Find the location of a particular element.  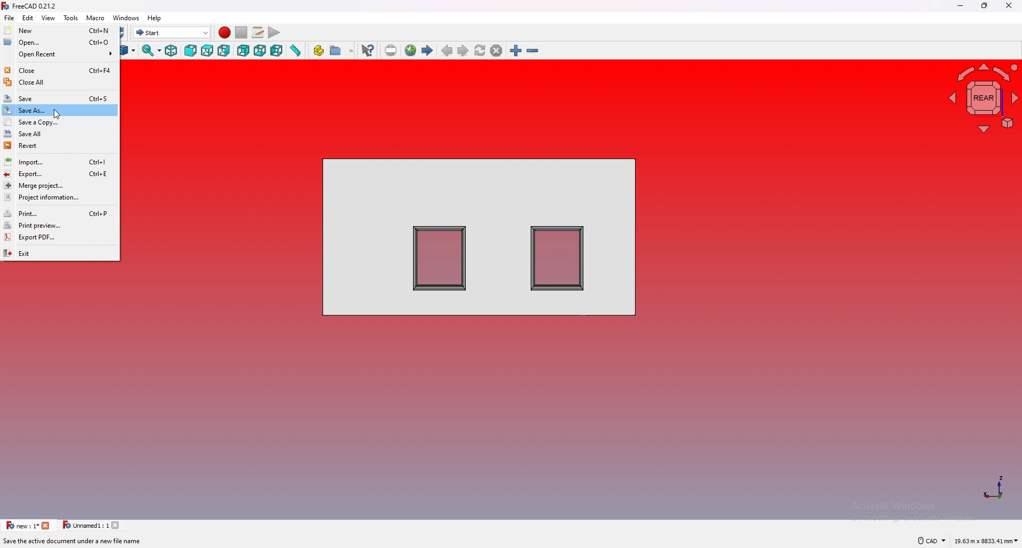

cursor is located at coordinates (57, 114).